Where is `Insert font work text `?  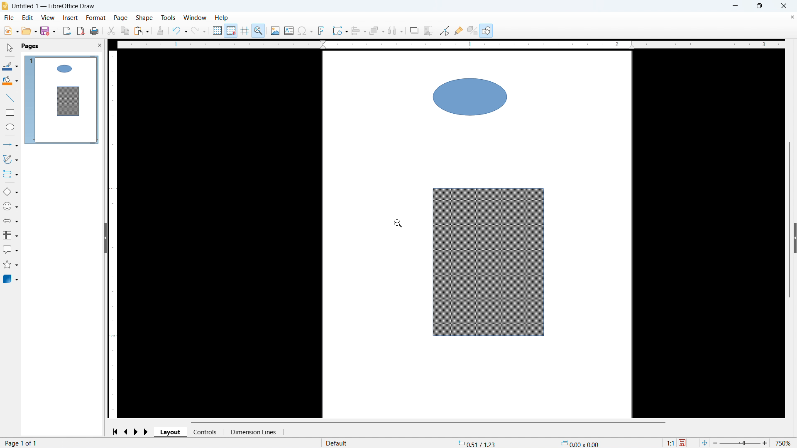 Insert font work text  is located at coordinates (322, 30).